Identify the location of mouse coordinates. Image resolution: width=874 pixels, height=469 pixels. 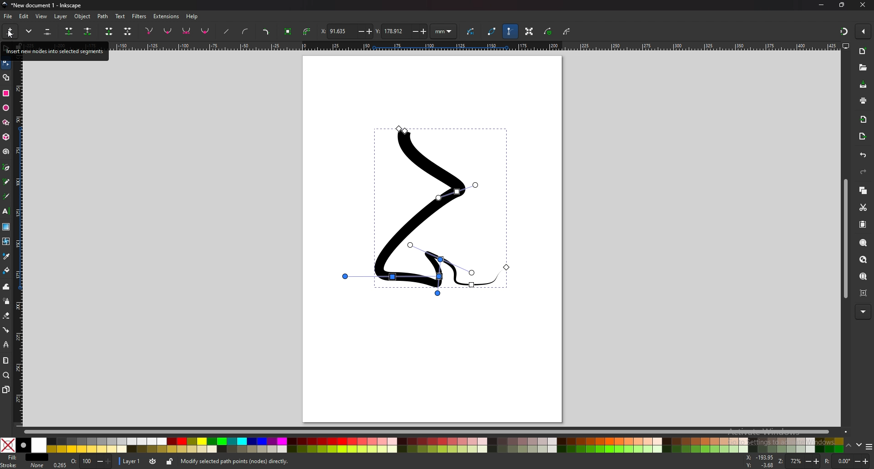
(759, 461).